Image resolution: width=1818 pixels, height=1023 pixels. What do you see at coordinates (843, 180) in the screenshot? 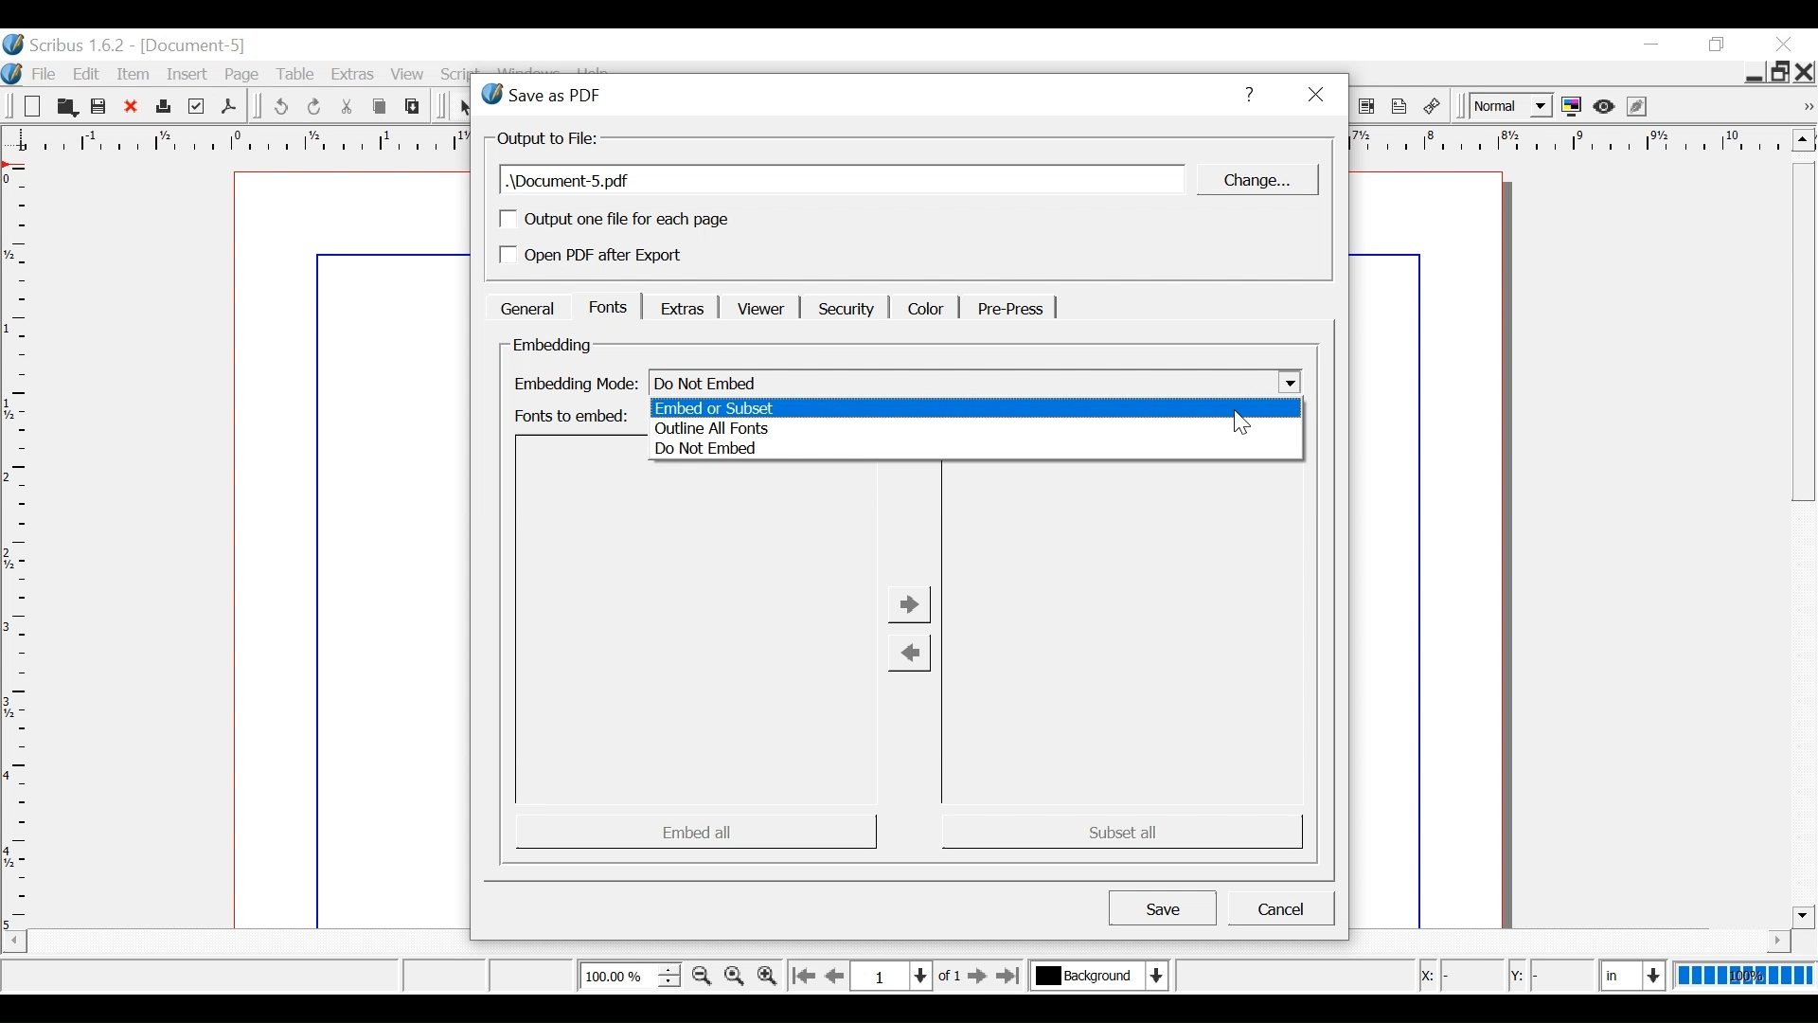
I see `Document name` at bounding box center [843, 180].